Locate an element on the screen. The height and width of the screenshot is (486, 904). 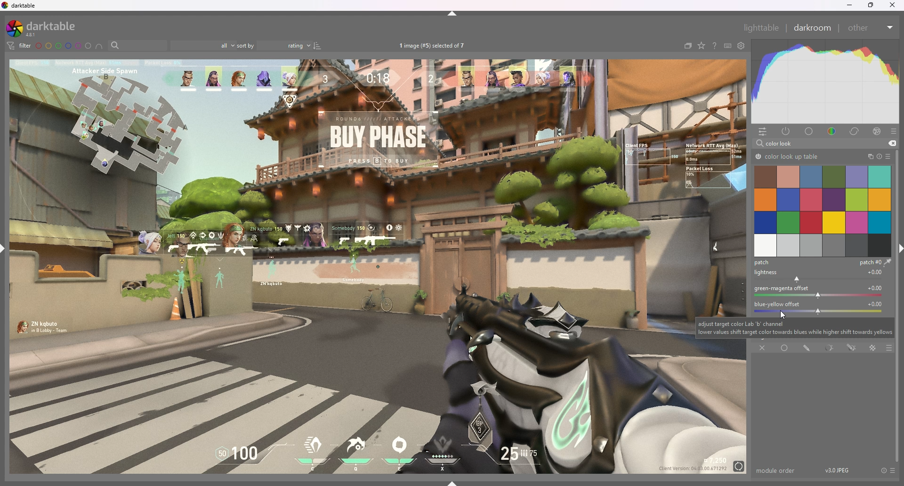
base is located at coordinates (810, 131).